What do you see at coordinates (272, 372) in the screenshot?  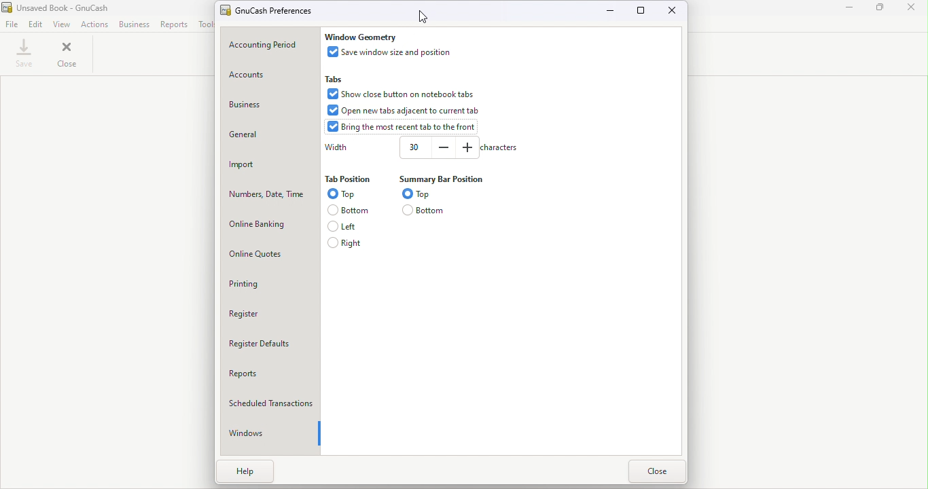 I see `Reports` at bounding box center [272, 372].